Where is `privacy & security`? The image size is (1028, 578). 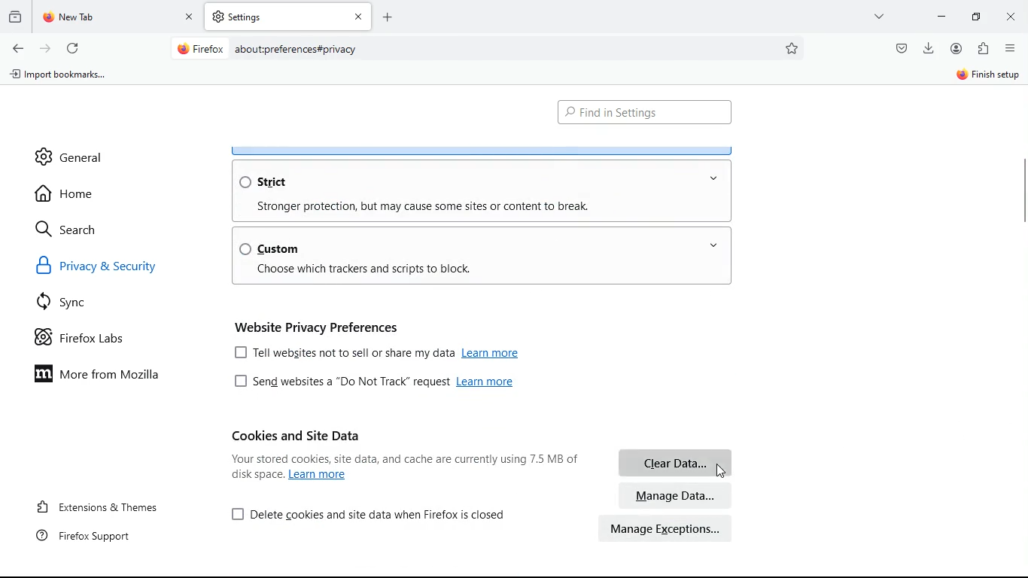
privacy & security is located at coordinates (115, 269).